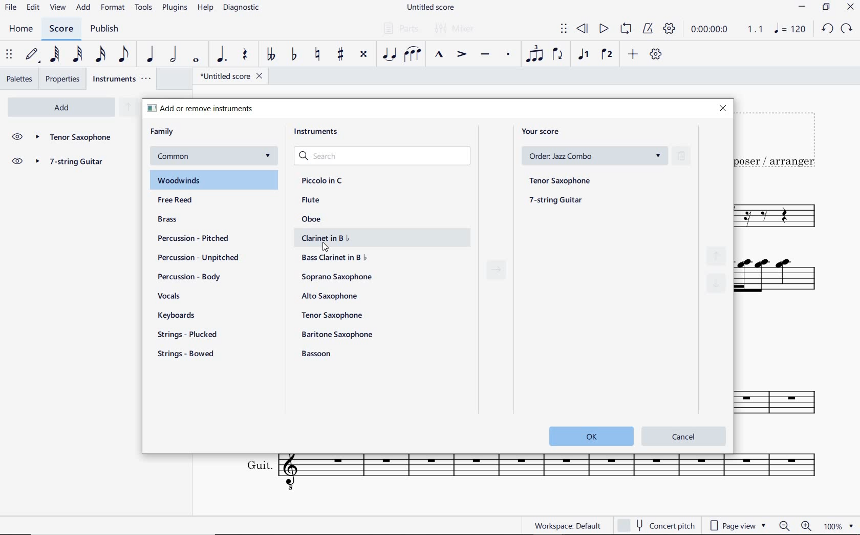  Describe the element at coordinates (242, 8) in the screenshot. I see `DIAGNOSTIC` at that location.